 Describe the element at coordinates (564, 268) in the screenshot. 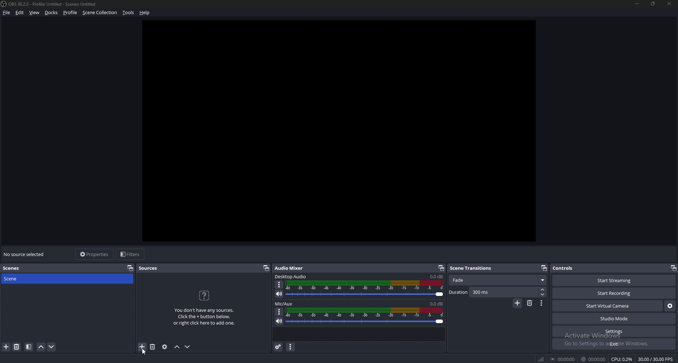

I see `Controls ` at that location.